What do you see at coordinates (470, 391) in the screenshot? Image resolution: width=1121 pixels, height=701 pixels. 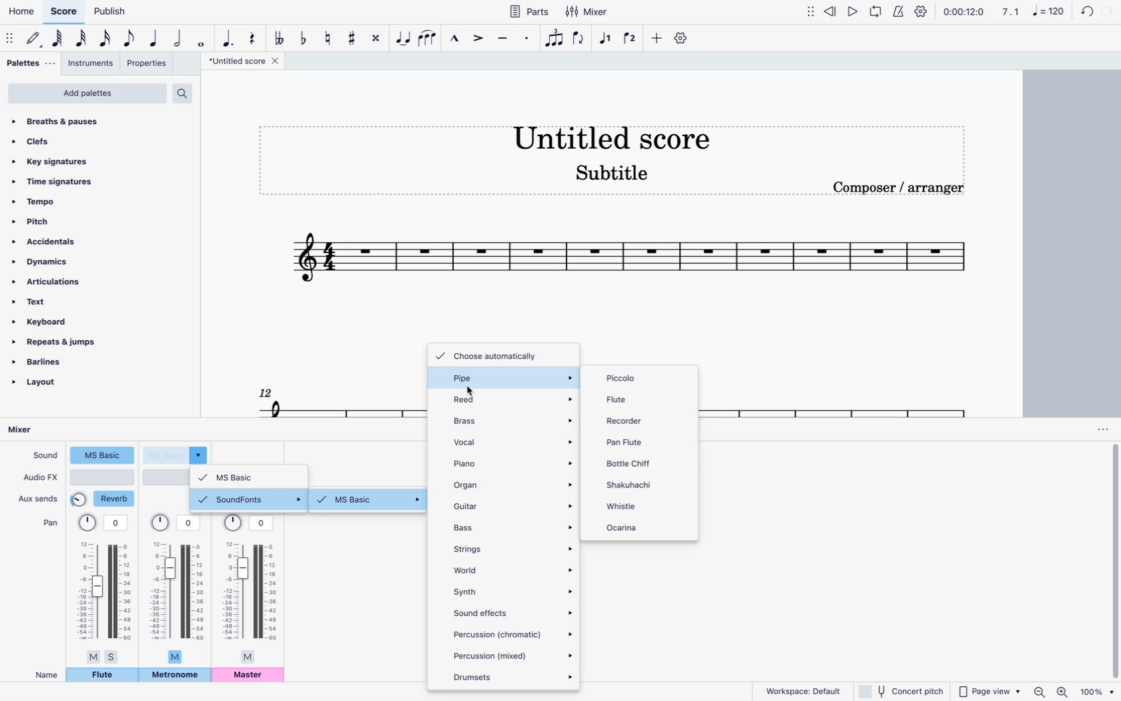 I see `cursor` at bounding box center [470, 391].